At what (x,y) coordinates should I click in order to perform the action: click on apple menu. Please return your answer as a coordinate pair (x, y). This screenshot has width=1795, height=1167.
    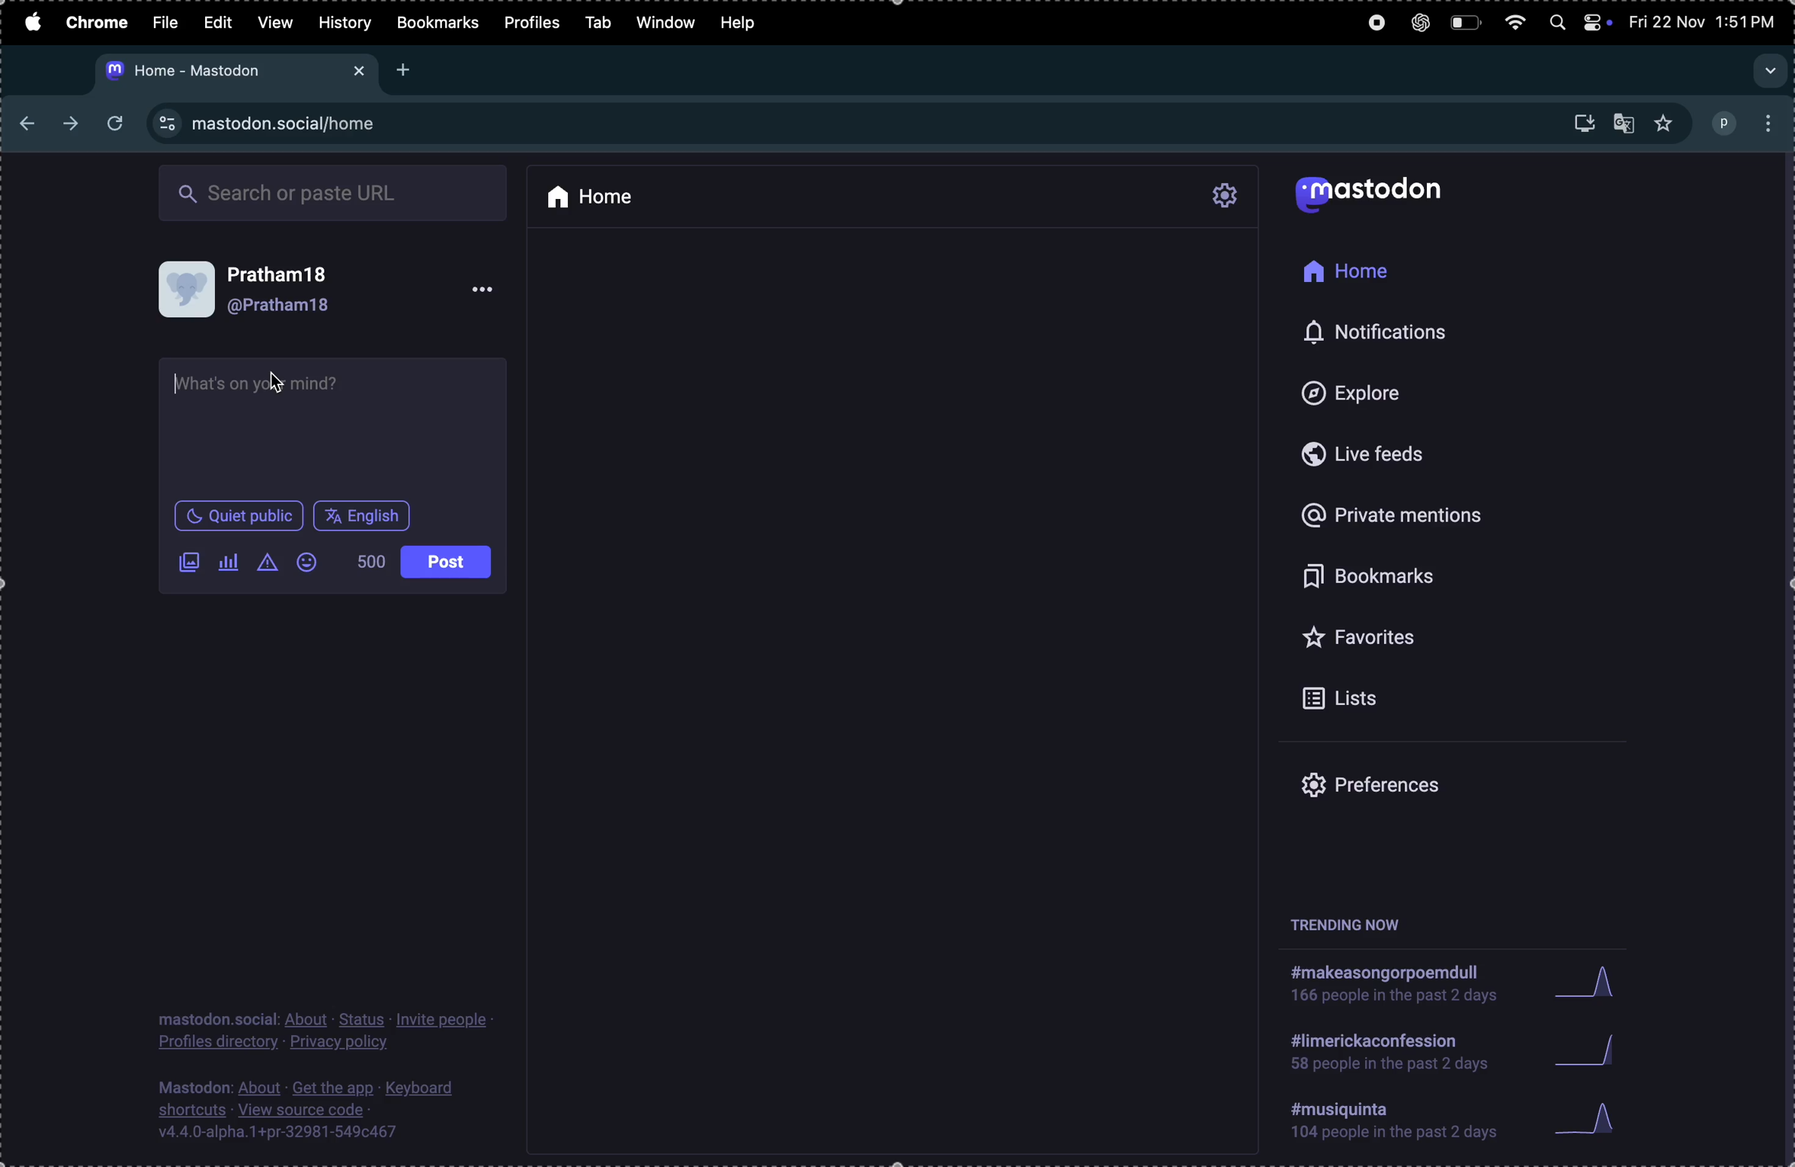
    Looking at the image, I should click on (31, 22).